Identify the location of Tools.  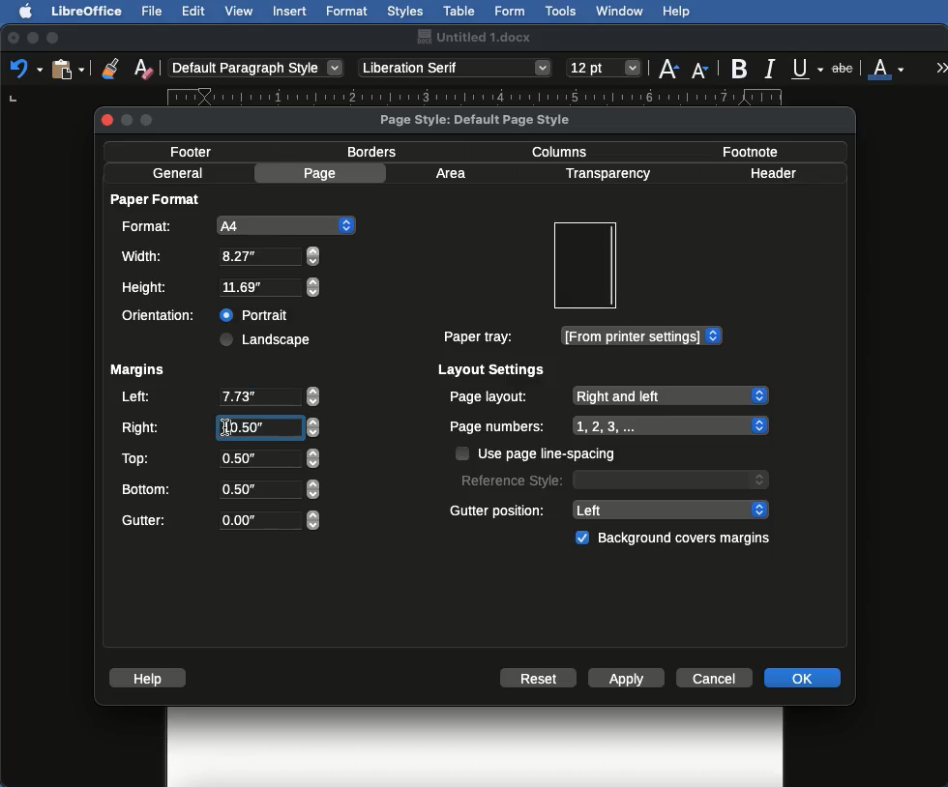
(562, 12).